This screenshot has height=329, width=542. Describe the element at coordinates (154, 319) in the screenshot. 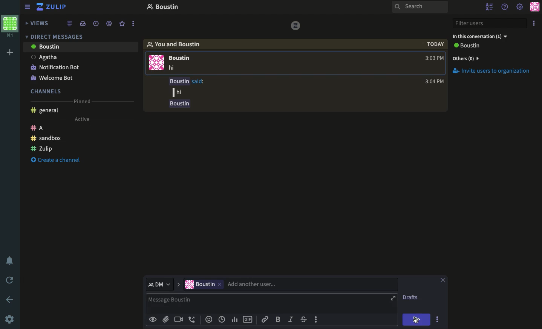

I see `Preview` at that location.